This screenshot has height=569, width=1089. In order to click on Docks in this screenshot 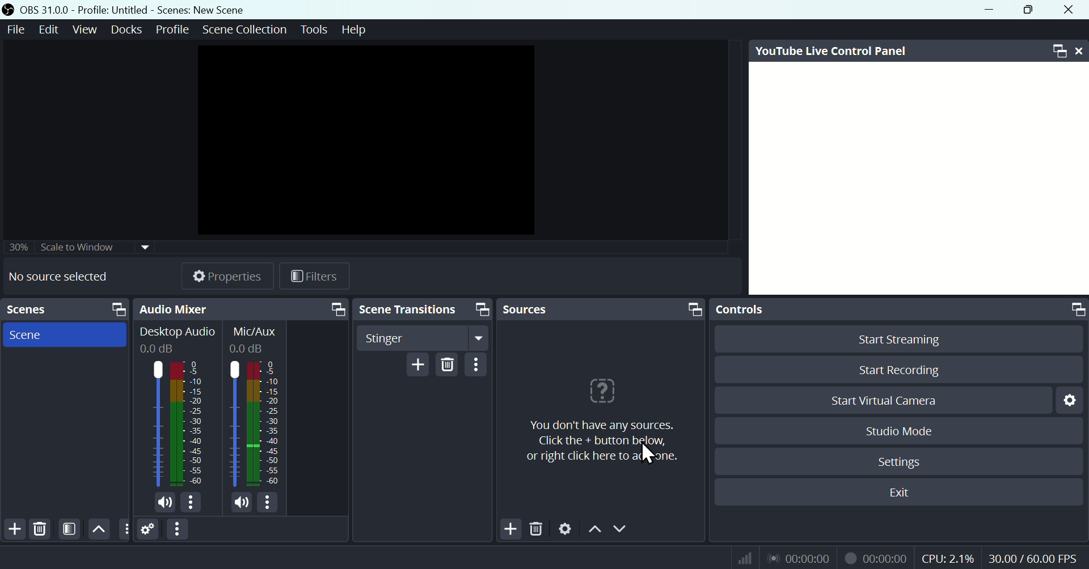, I will do `click(123, 29)`.